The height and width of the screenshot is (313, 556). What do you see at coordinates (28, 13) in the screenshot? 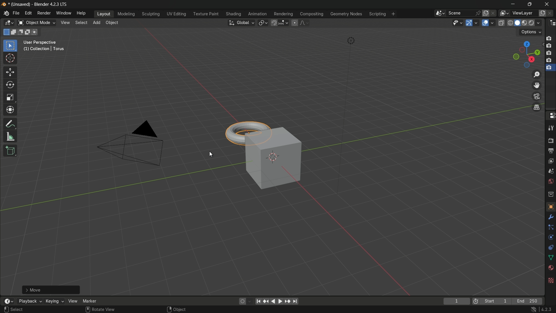
I see `edit menu` at bounding box center [28, 13].